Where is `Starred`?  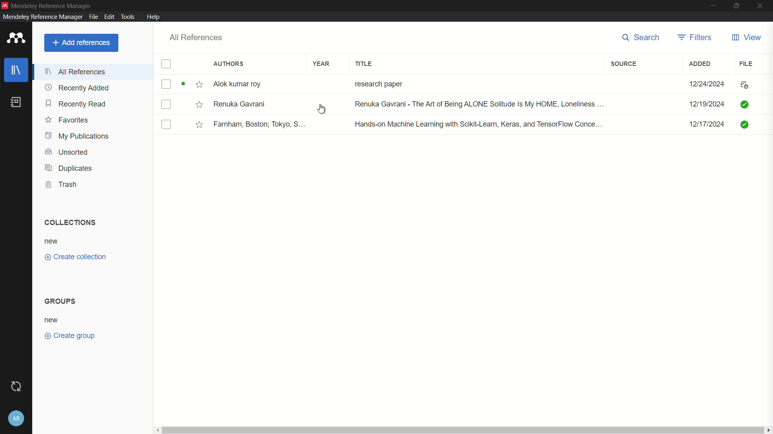
Starred is located at coordinates (197, 104).